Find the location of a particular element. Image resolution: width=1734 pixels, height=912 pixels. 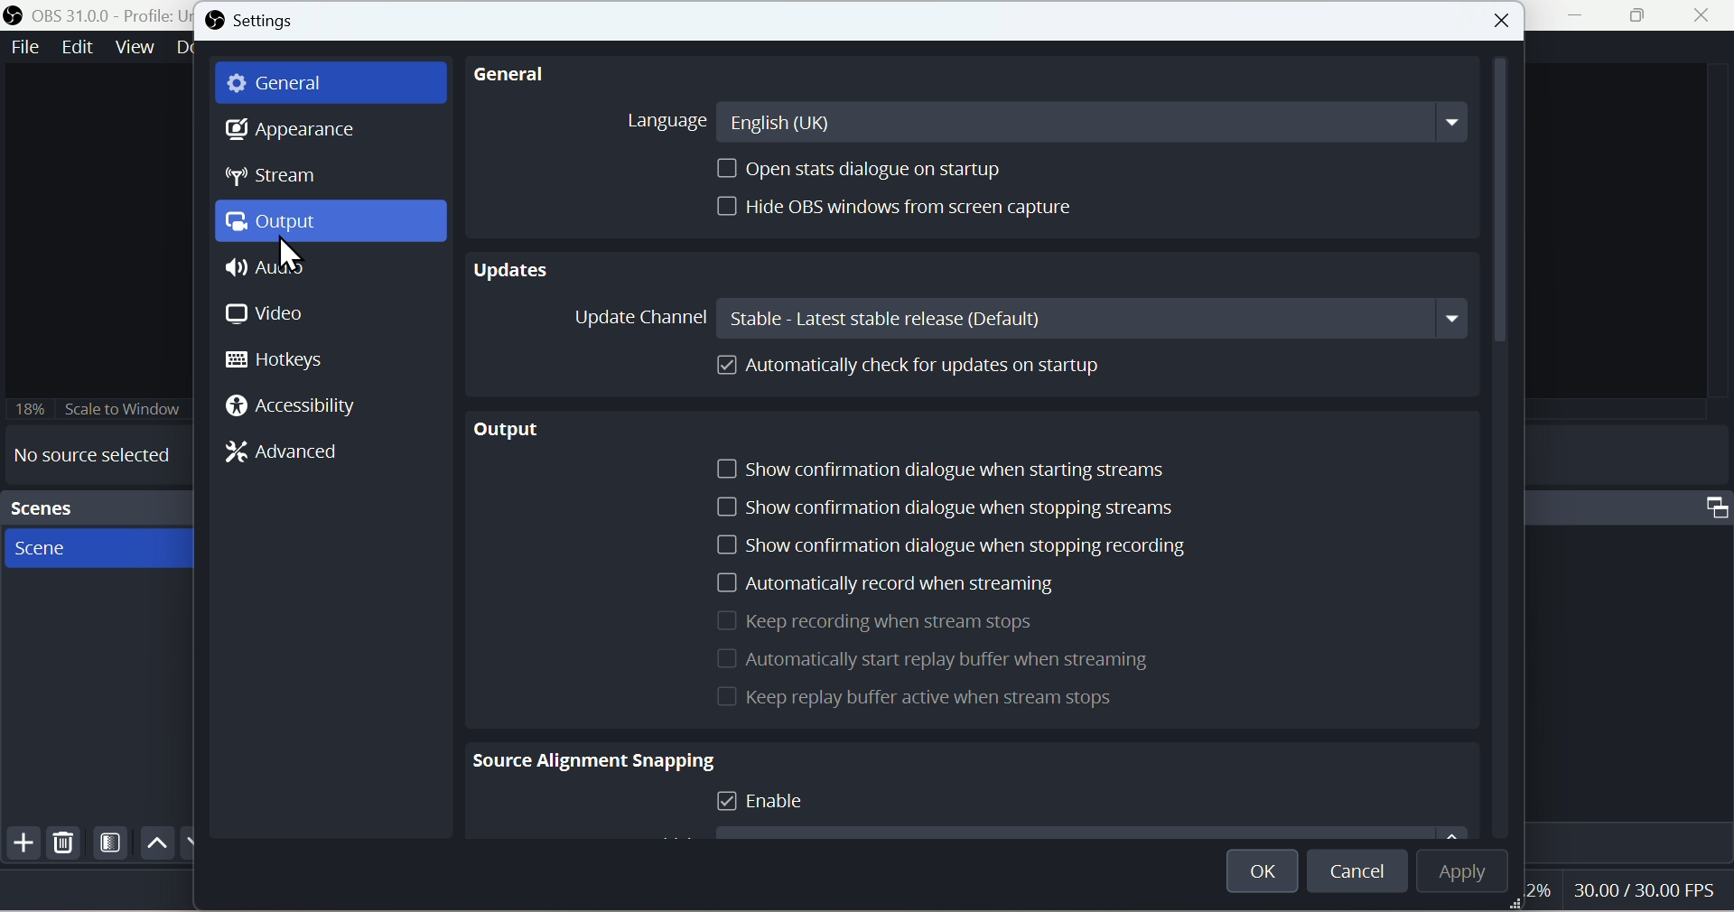

Advanced is located at coordinates (295, 455).